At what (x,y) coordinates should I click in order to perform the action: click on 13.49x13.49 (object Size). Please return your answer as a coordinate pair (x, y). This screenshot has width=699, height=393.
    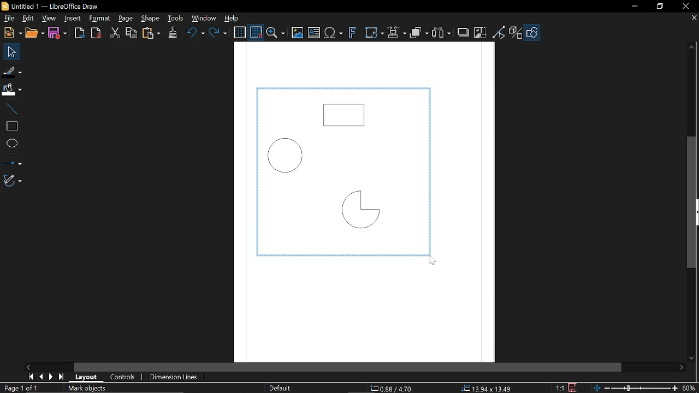
    Looking at the image, I should click on (486, 388).